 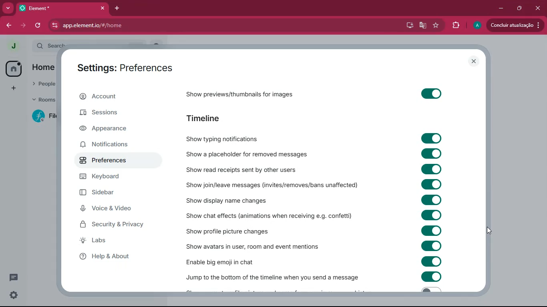 I want to click on people, so click(x=42, y=84).